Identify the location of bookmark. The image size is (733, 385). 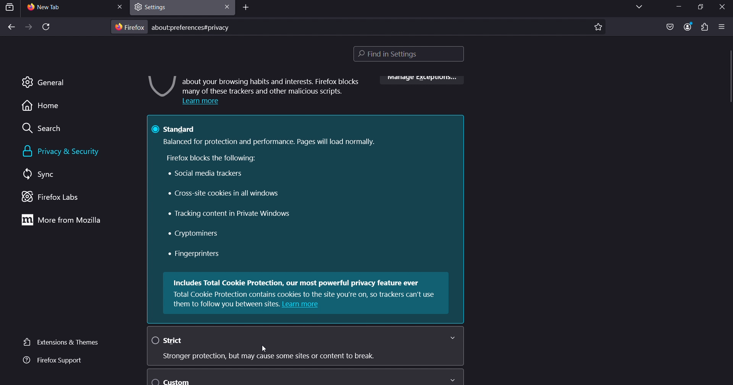
(598, 26).